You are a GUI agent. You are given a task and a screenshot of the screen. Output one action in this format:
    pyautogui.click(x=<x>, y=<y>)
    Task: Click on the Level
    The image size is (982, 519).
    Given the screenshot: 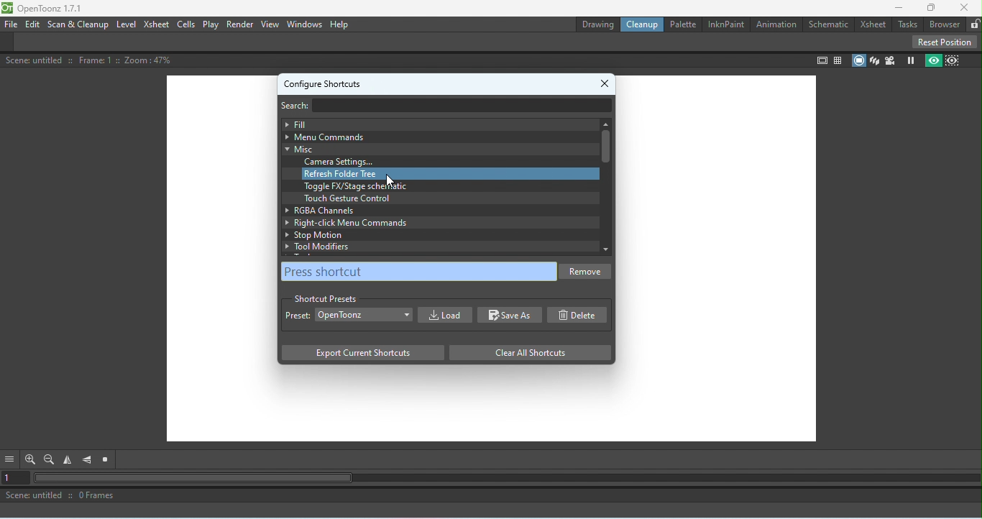 What is the action you would take?
    pyautogui.click(x=127, y=24)
    